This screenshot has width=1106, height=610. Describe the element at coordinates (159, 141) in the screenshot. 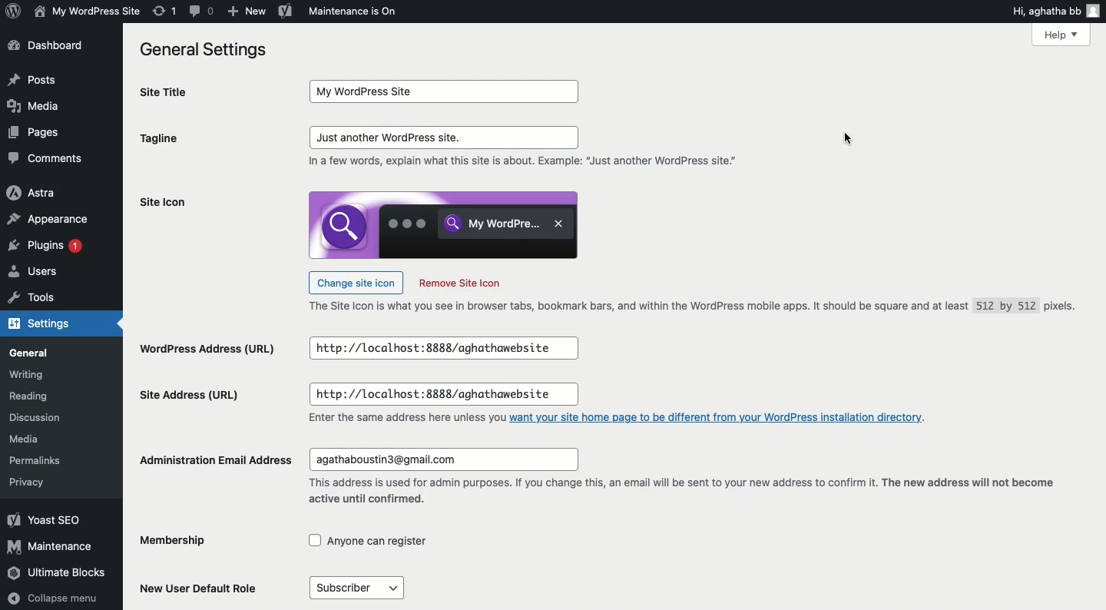

I see `tagline` at that location.